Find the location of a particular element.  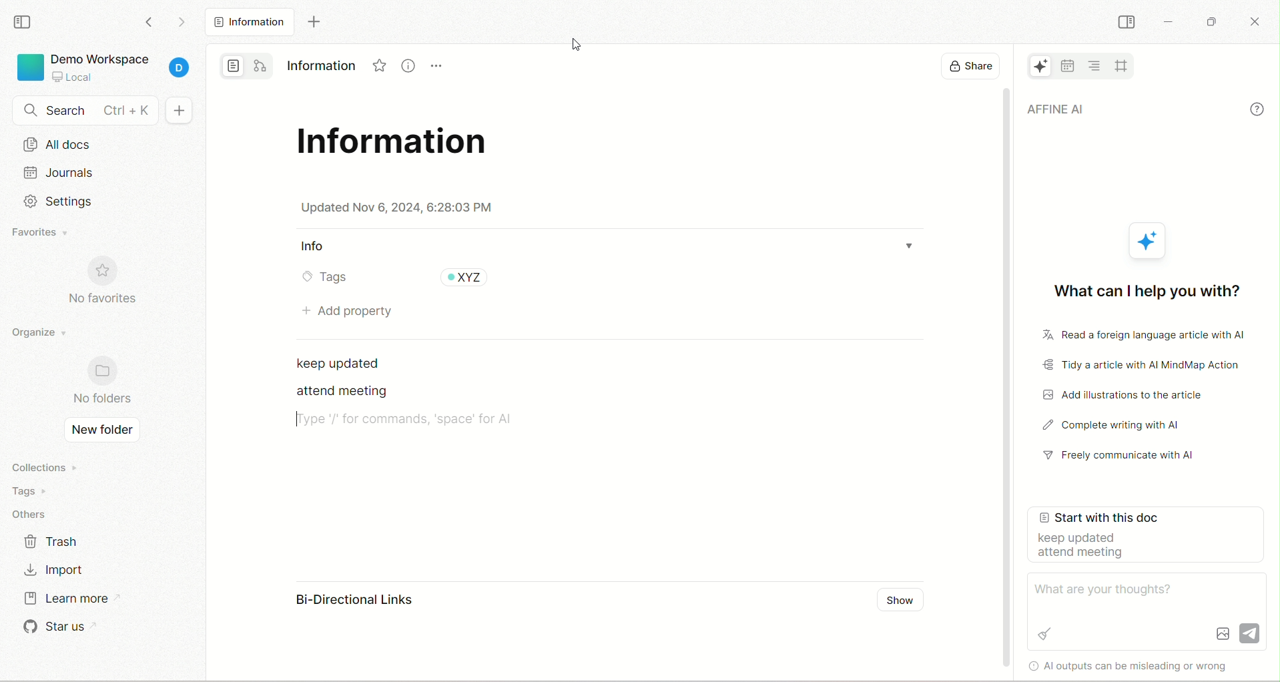

maximize is located at coordinates (1214, 19).